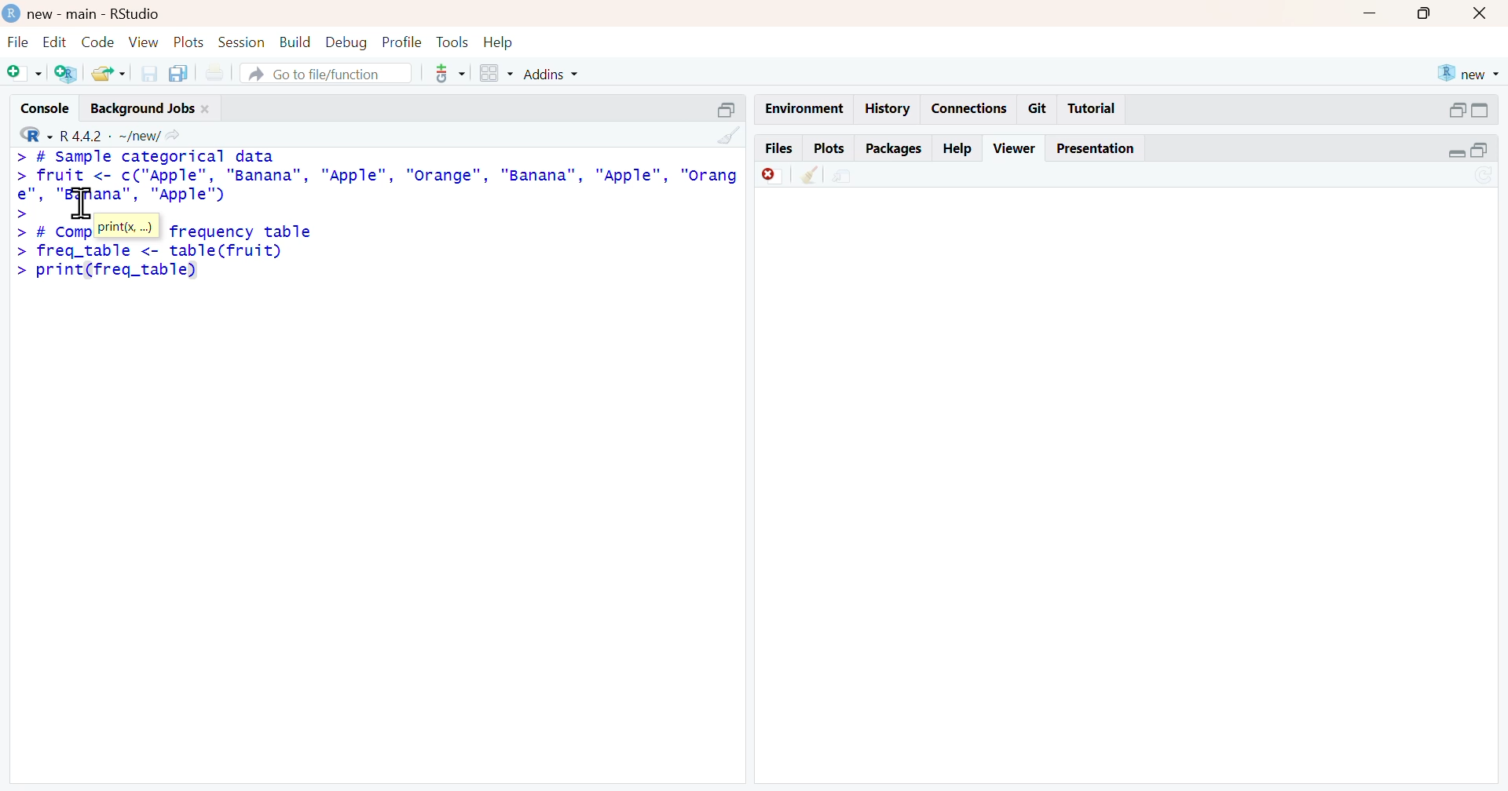  What do you see at coordinates (1451, 153) in the screenshot?
I see `expand` at bounding box center [1451, 153].